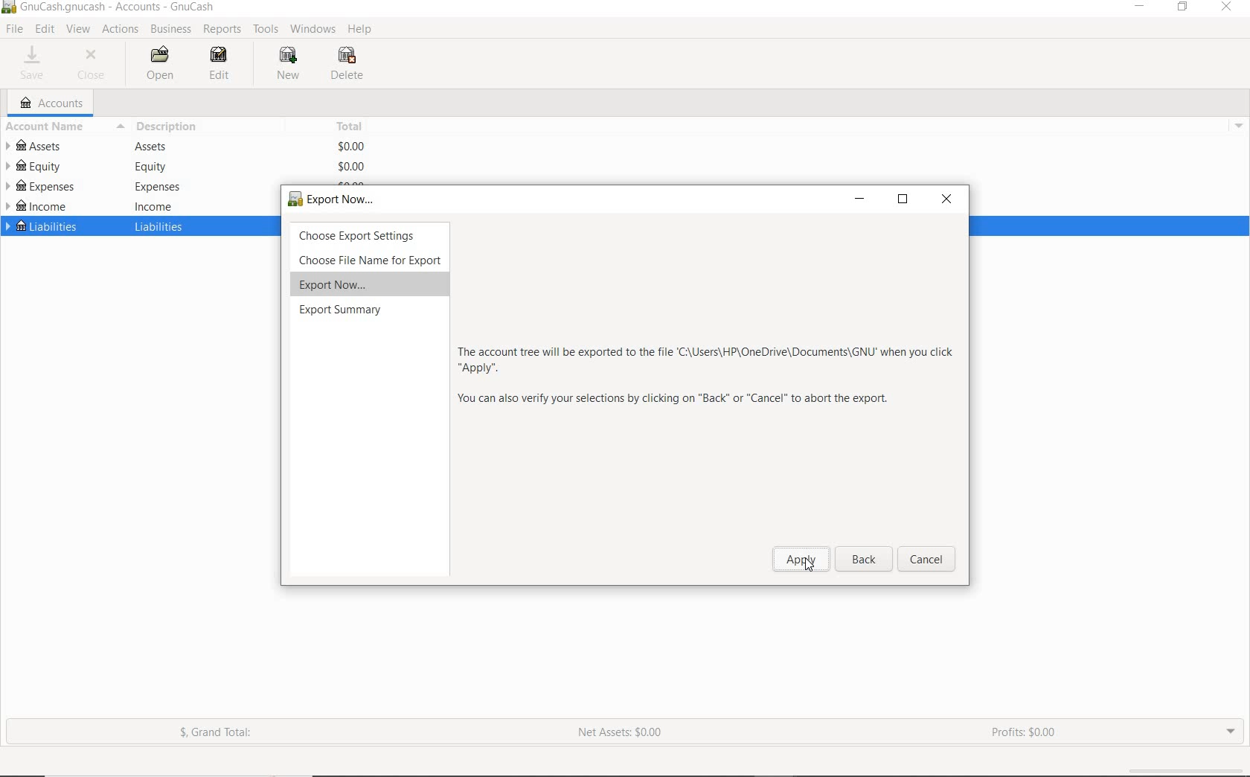 The image size is (1250, 777). Describe the element at coordinates (351, 145) in the screenshot. I see `$0.00` at that location.